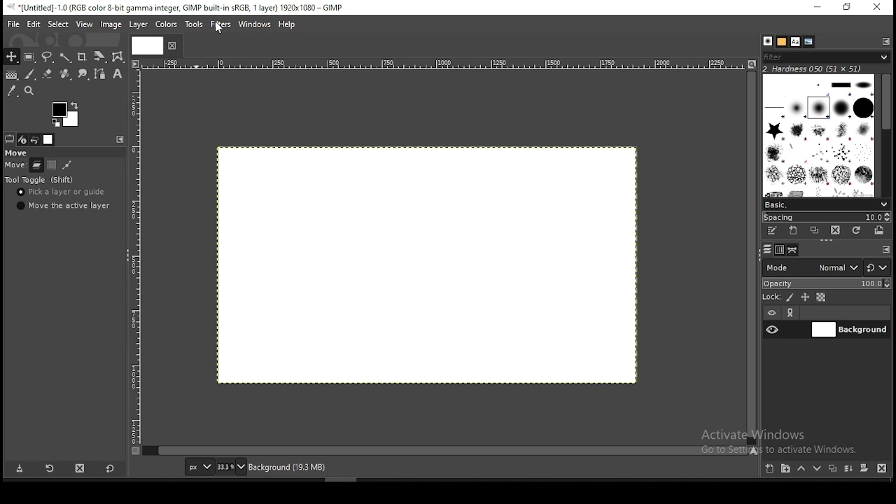  What do you see at coordinates (865, 469) in the screenshot?
I see `add a mask` at bounding box center [865, 469].